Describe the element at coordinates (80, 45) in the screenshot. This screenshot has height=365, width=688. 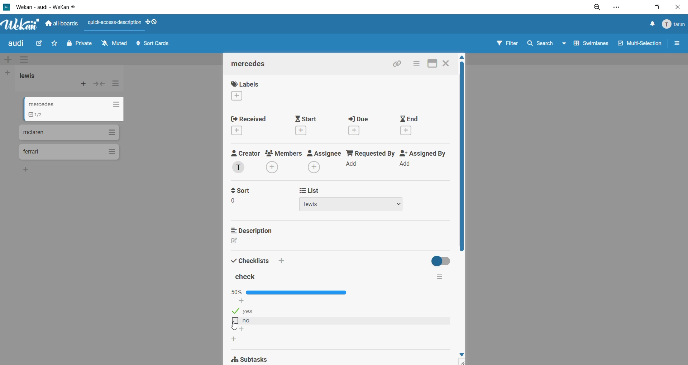
I see `private` at that location.